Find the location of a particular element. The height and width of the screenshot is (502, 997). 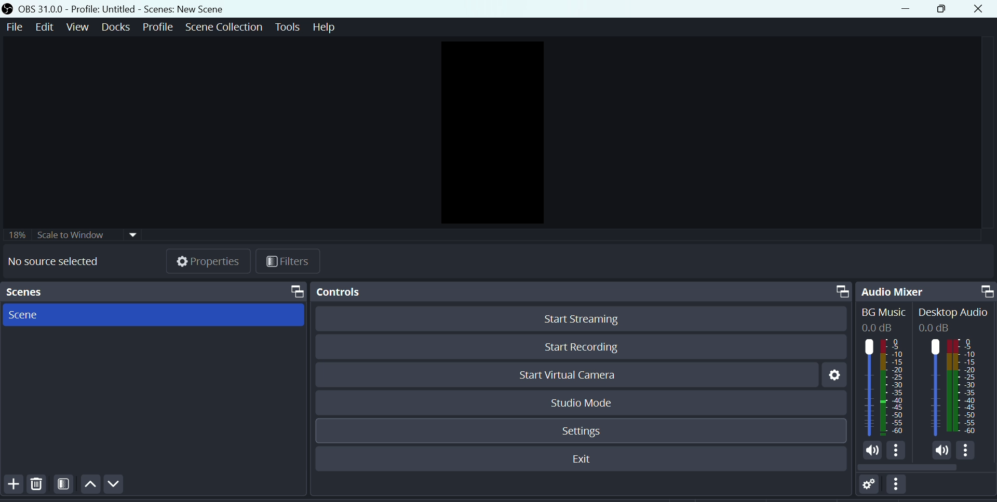

scenes is located at coordinates (154, 291).